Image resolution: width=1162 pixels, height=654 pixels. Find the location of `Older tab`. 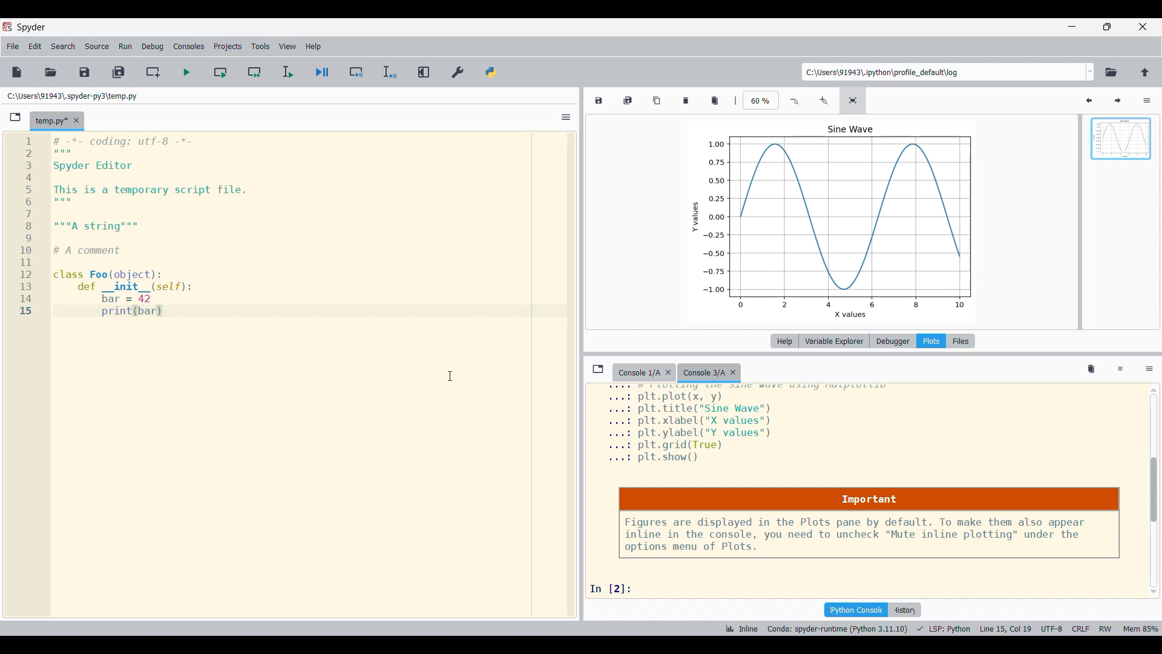

Older tab is located at coordinates (644, 373).